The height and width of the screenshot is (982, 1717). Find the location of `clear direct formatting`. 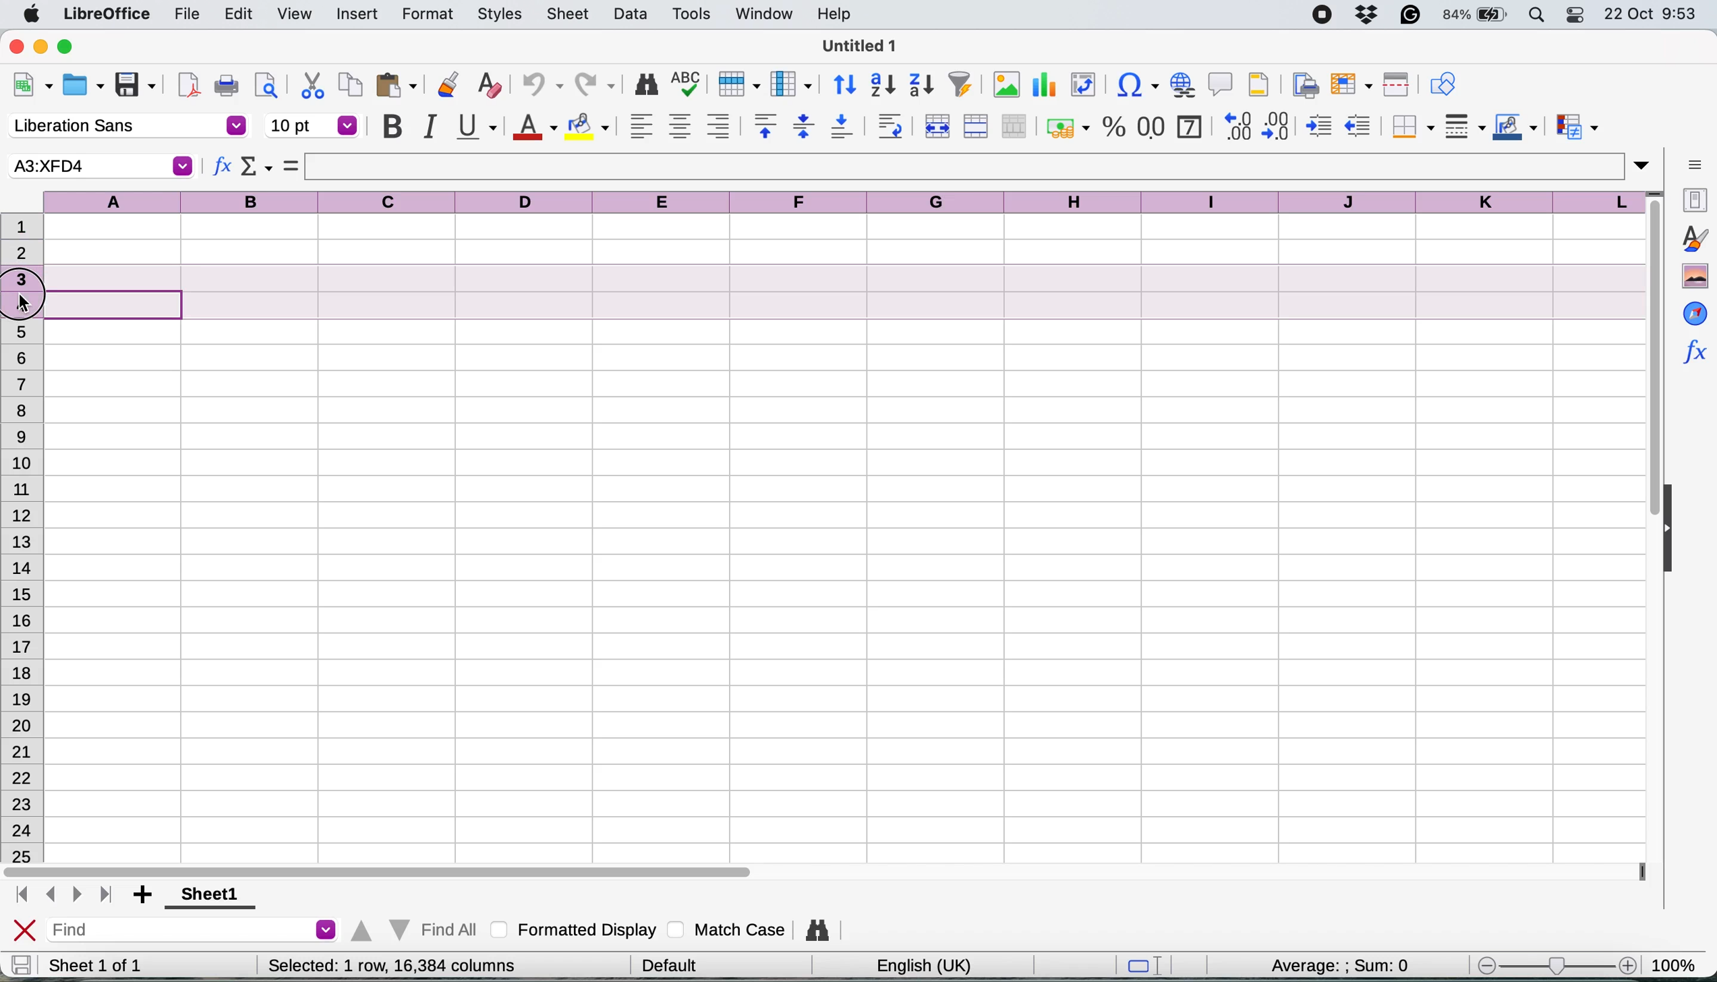

clear direct formatting is located at coordinates (489, 86).